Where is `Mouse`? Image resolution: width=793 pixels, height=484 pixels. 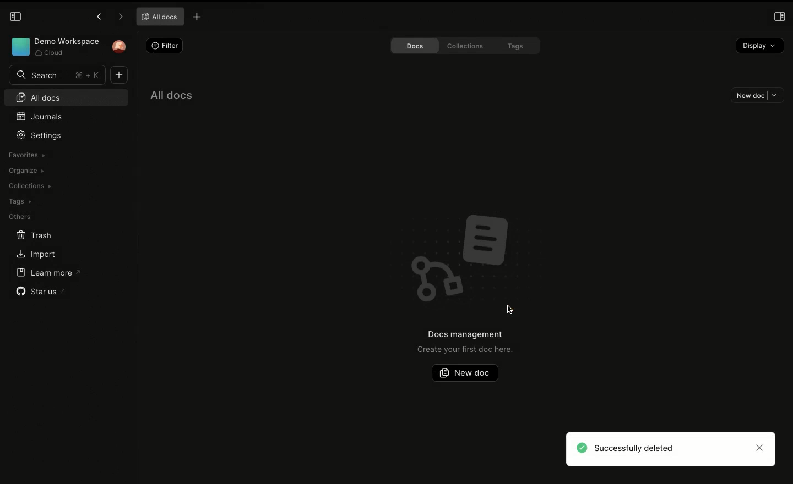
Mouse is located at coordinates (511, 311).